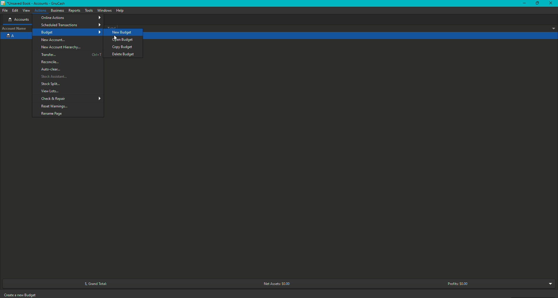 The image size is (558, 298). Describe the element at coordinates (122, 40) in the screenshot. I see `Open Budget` at that location.